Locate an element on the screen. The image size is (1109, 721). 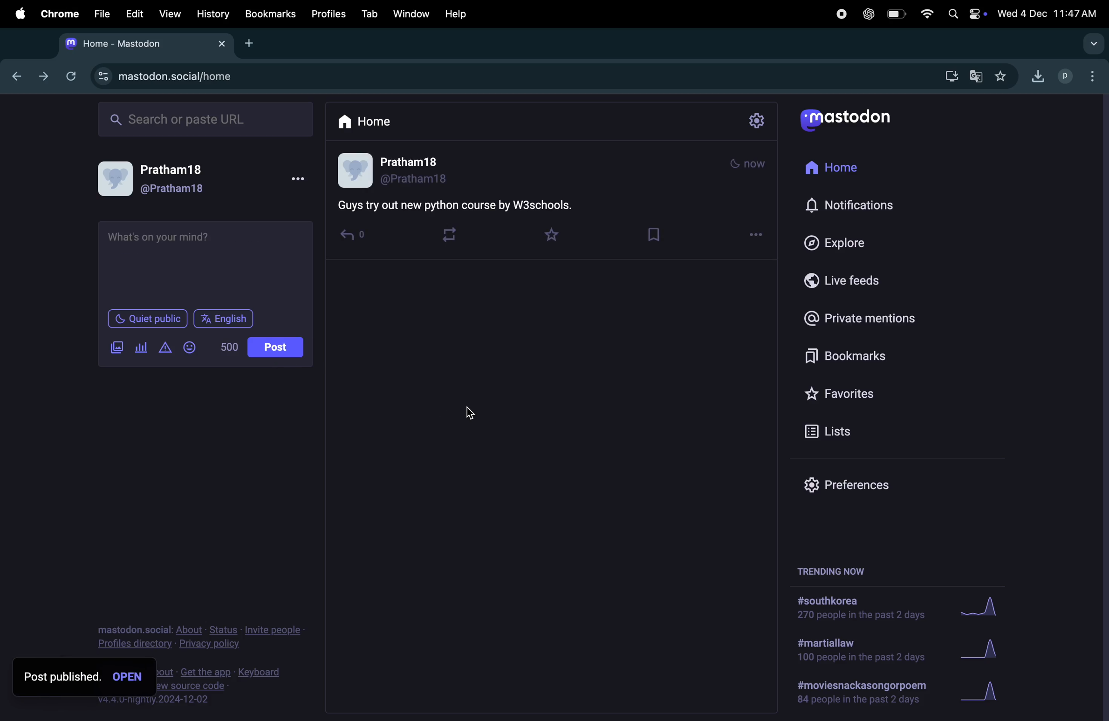
post published is located at coordinates (85, 677).